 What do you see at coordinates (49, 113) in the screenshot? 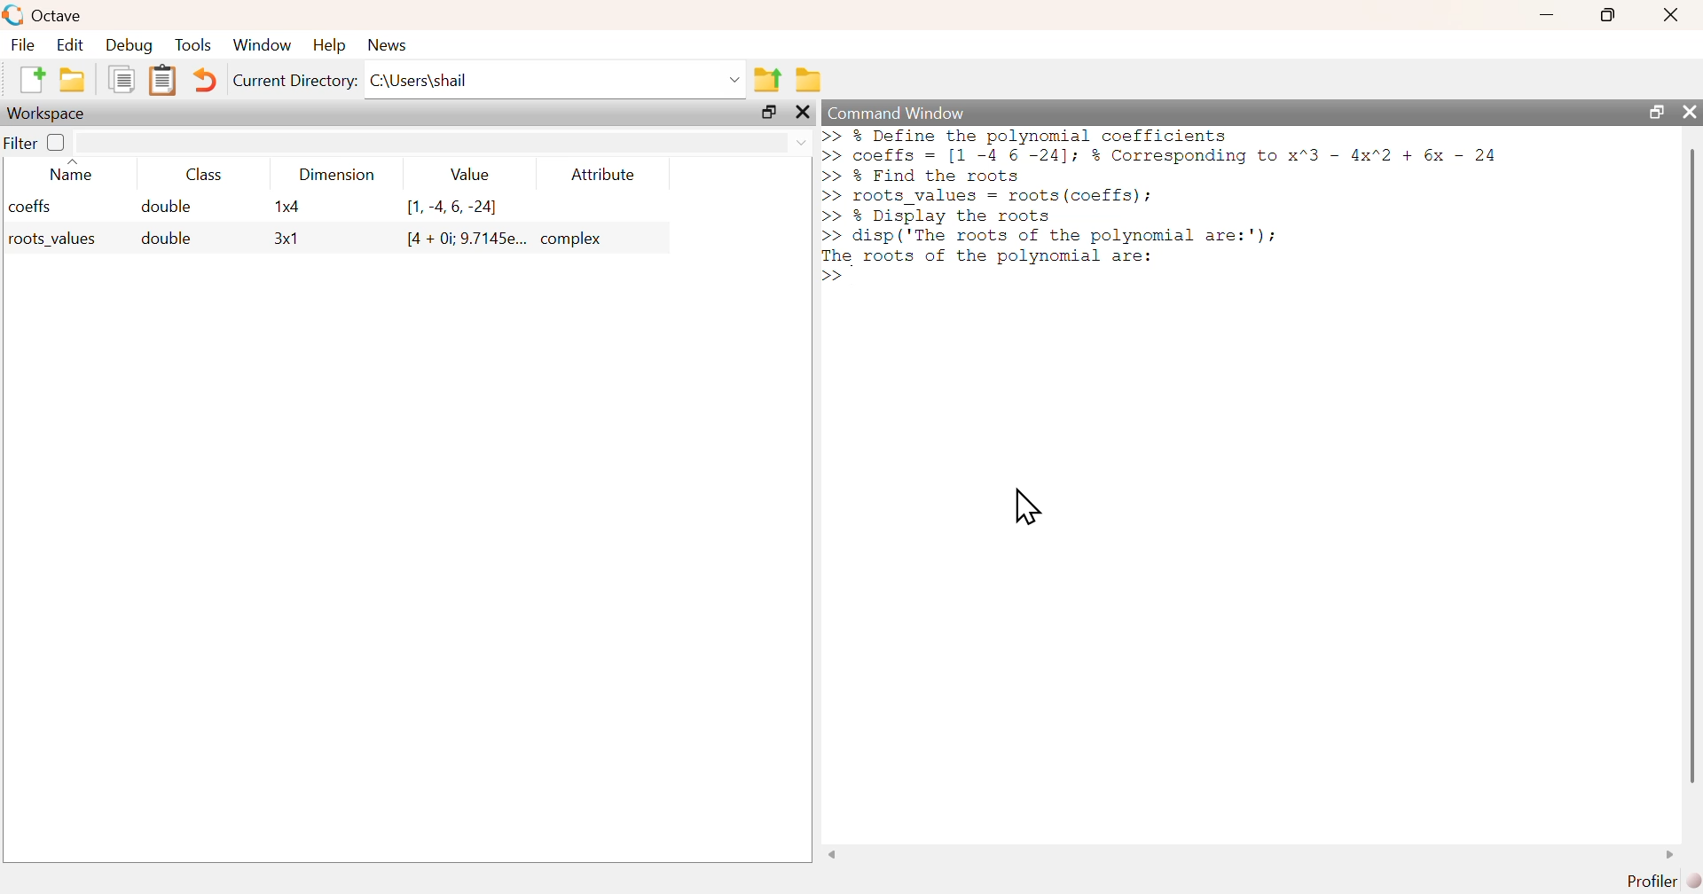
I see `Workspace` at bounding box center [49, 113].